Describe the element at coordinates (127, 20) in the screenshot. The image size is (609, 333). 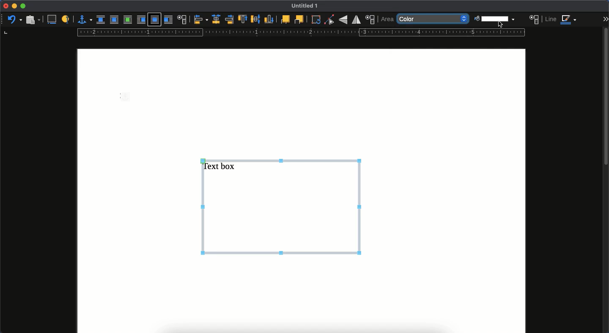
I see `optimal` at that location.